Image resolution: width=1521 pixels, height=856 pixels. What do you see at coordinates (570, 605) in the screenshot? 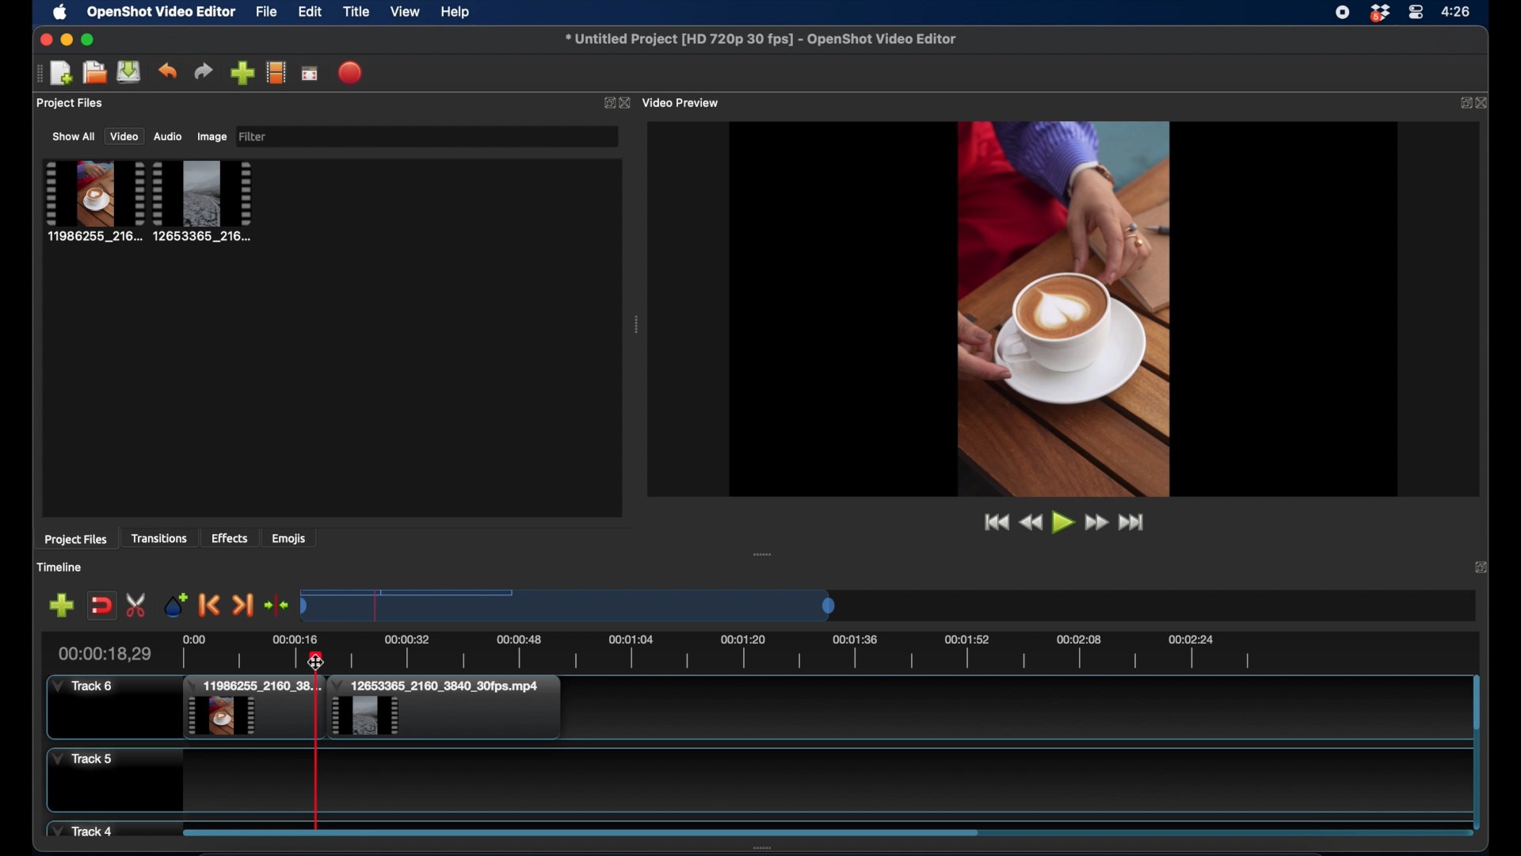
I see `timeline scale` at bounding box center [570, 605].